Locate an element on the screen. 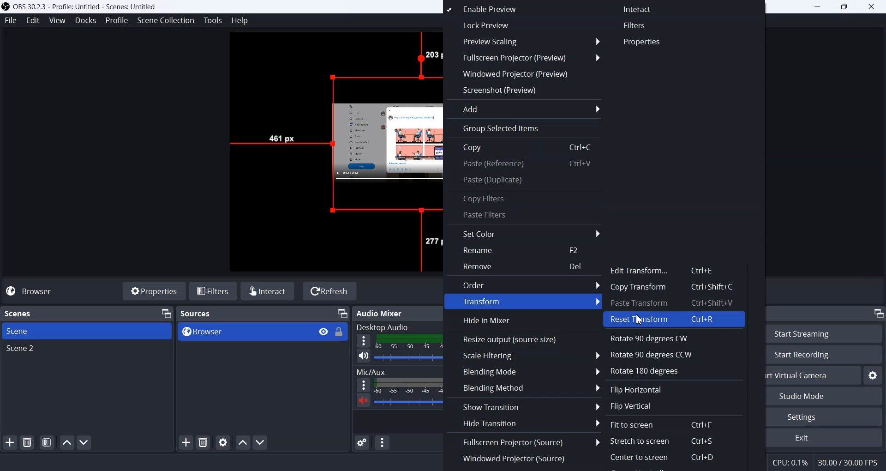 This screenshot has width=886, height=471. Fullscreen Projector is located at coordinates (524, 58).